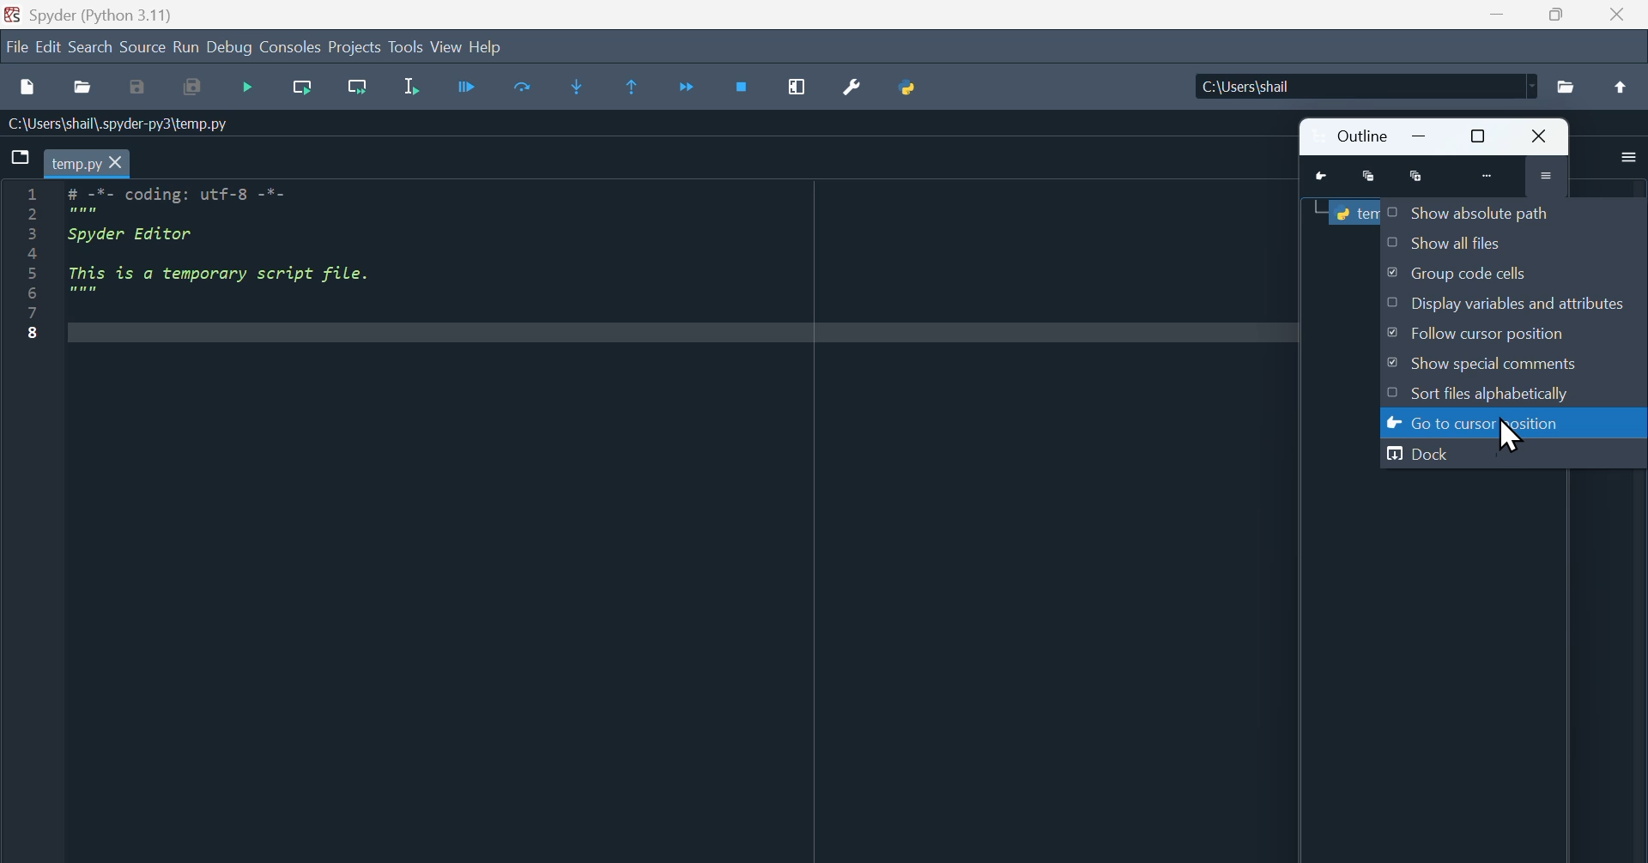 The image size is (1648, 863). I want to click on Edit, so click(50, 45).